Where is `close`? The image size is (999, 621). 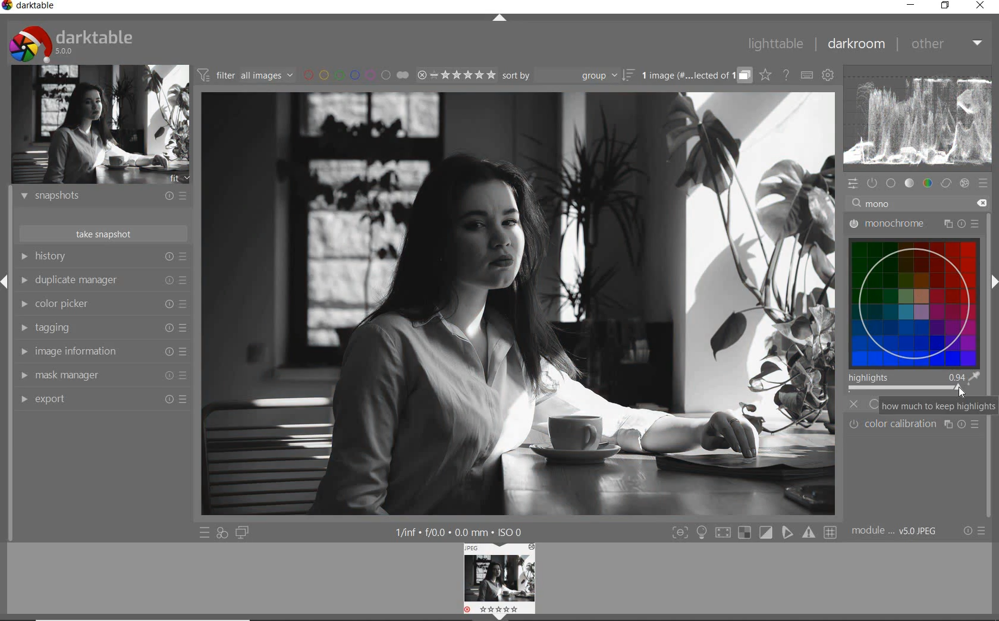
close is located at coordinates (980, 5).